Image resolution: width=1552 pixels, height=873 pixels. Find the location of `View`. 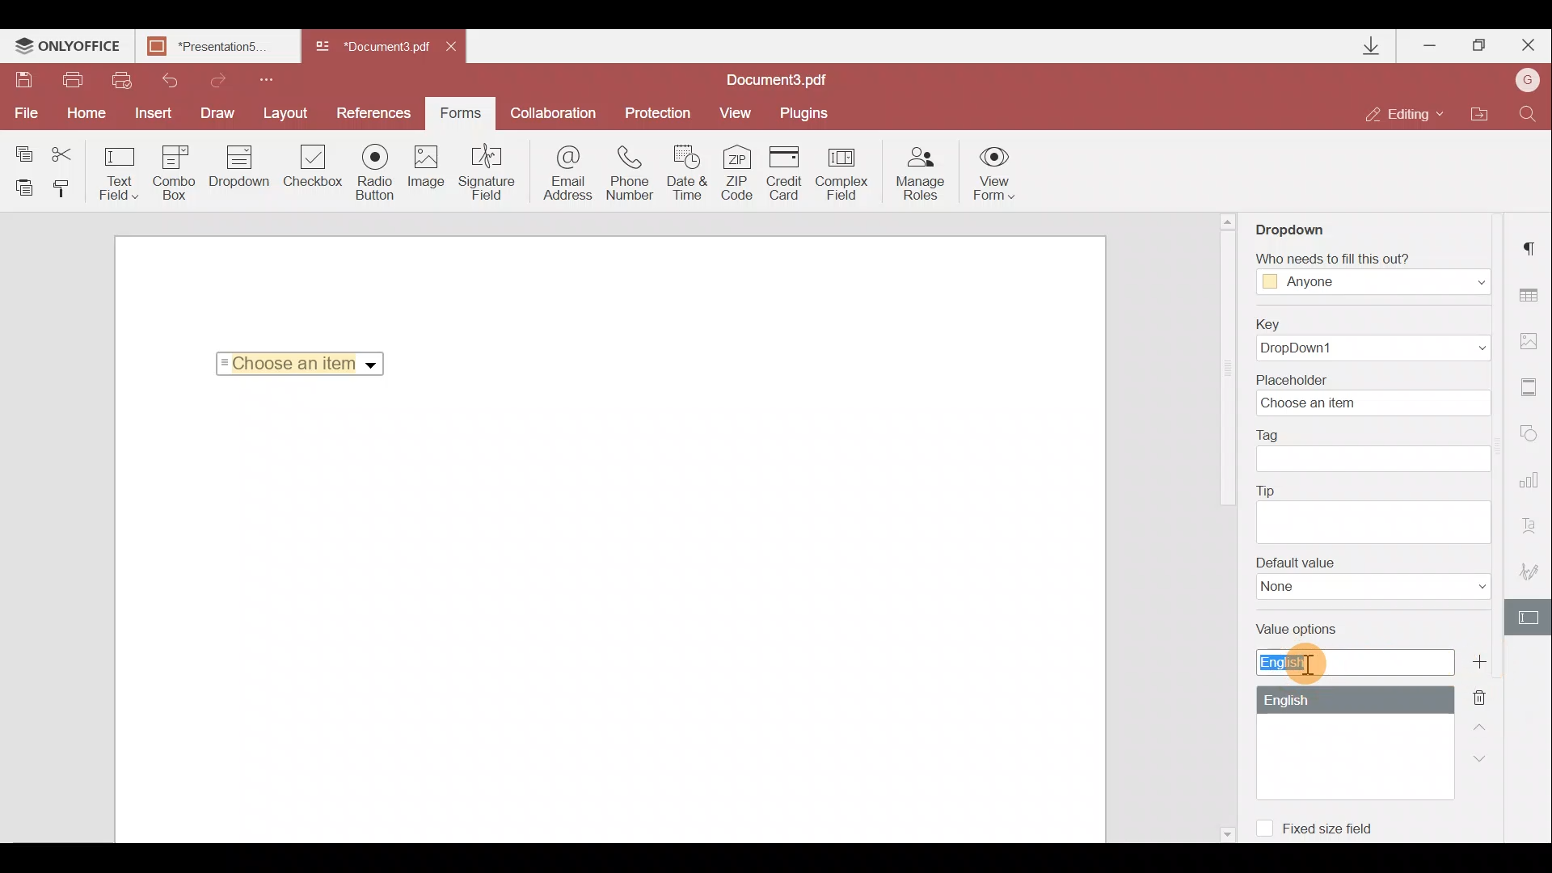

View is located at coordinates (736, 112).